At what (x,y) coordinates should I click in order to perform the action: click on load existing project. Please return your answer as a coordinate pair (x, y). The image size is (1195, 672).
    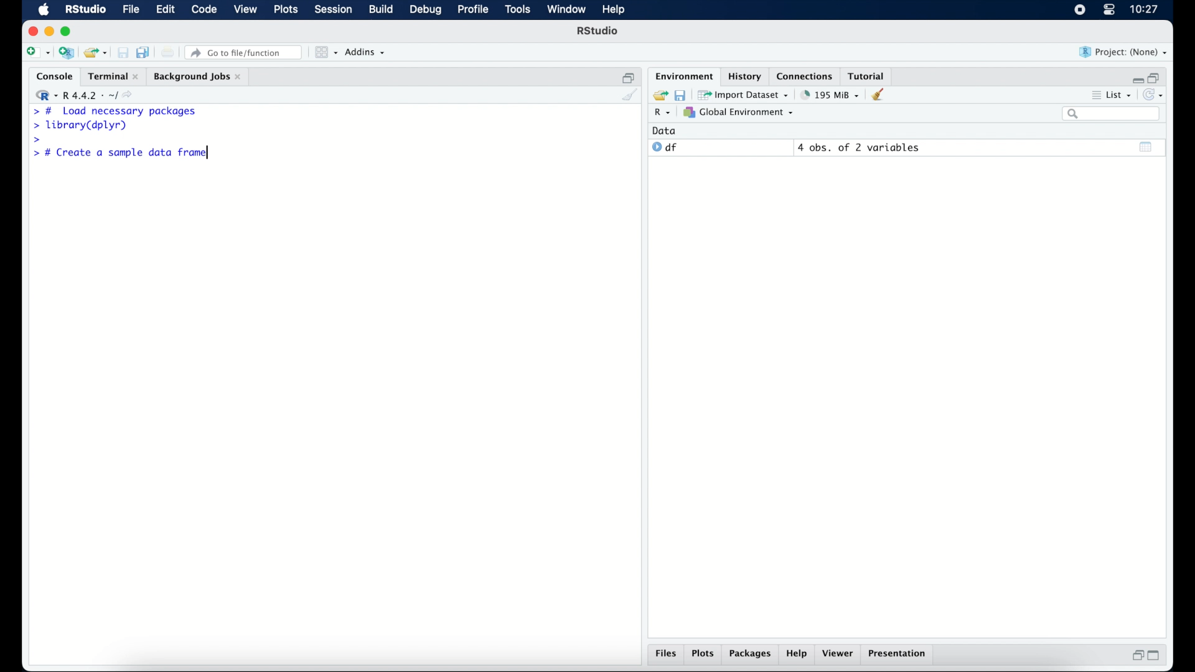
    Looking at the image, I should click on (95, 53).